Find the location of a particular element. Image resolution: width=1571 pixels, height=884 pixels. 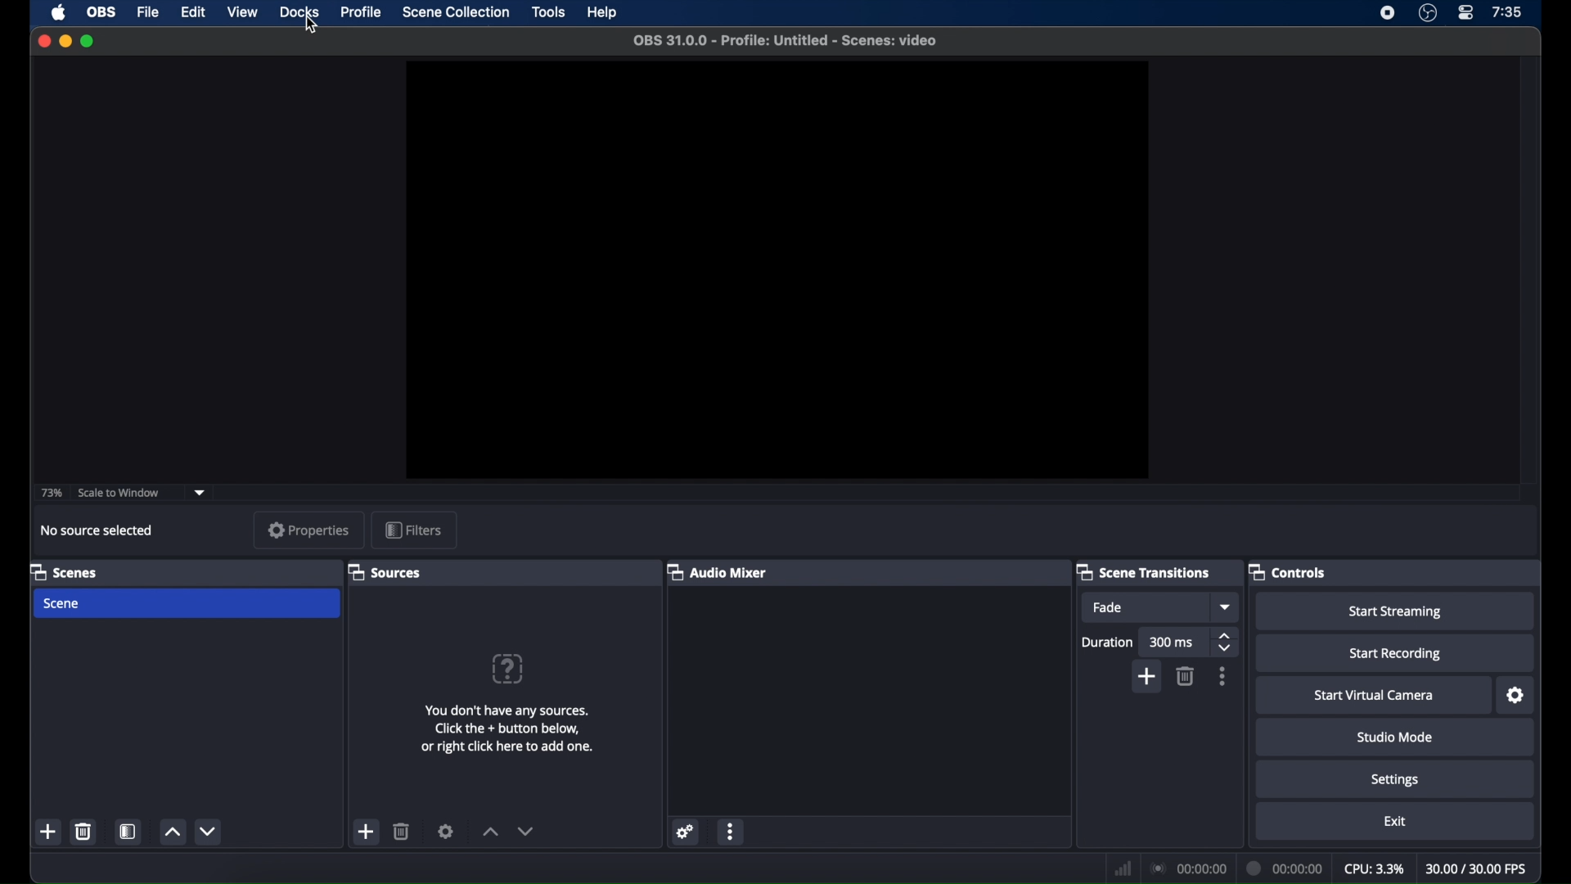

settings is located at coordinates (447, 832).